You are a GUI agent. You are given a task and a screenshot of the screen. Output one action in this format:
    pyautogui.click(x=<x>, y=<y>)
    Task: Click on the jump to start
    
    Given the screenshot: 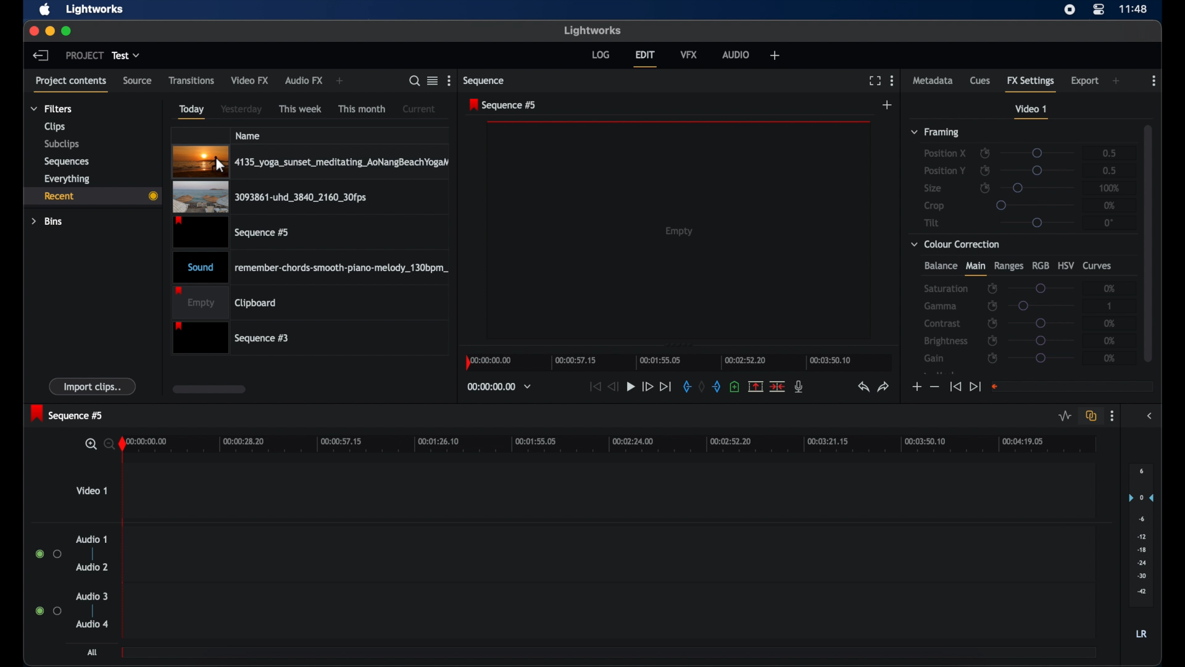 What is the action you would take?
    pyautogui.click(x=595, y=386)
    